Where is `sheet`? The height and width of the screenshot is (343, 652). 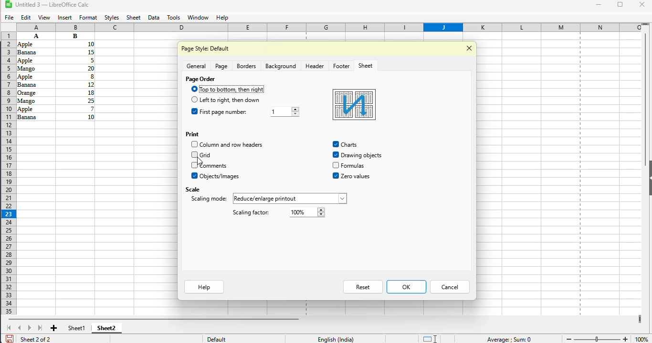
sheet is located at coordinates (134, 18).